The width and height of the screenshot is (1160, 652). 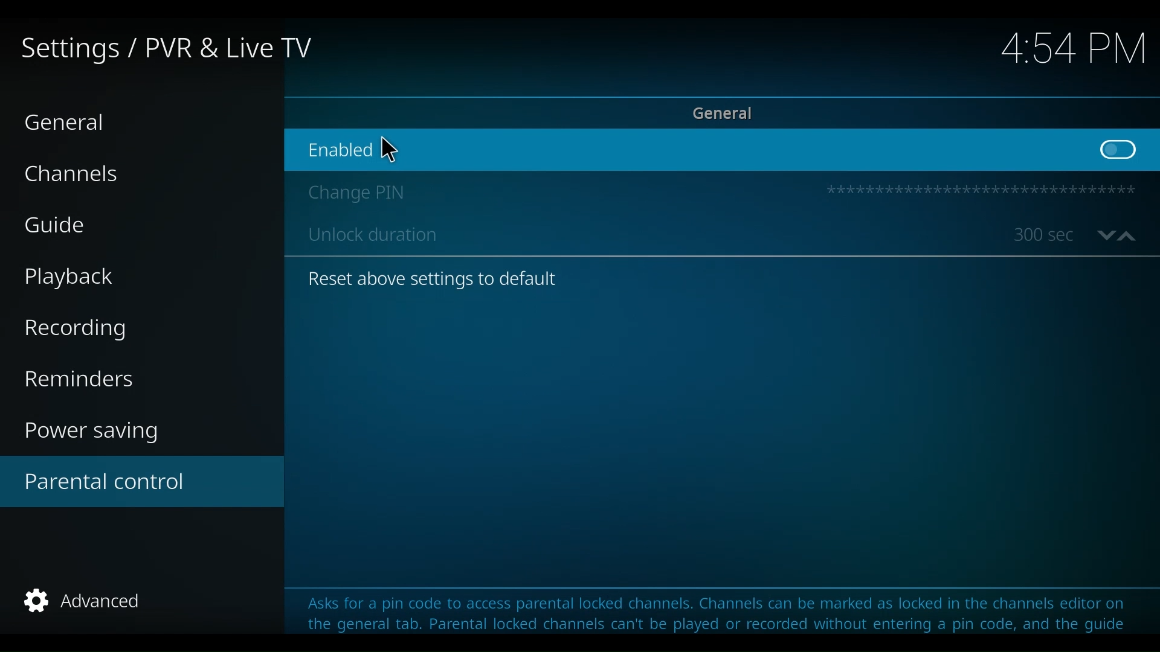 I want to click on Unlock duration, so click(x=646, y=232).